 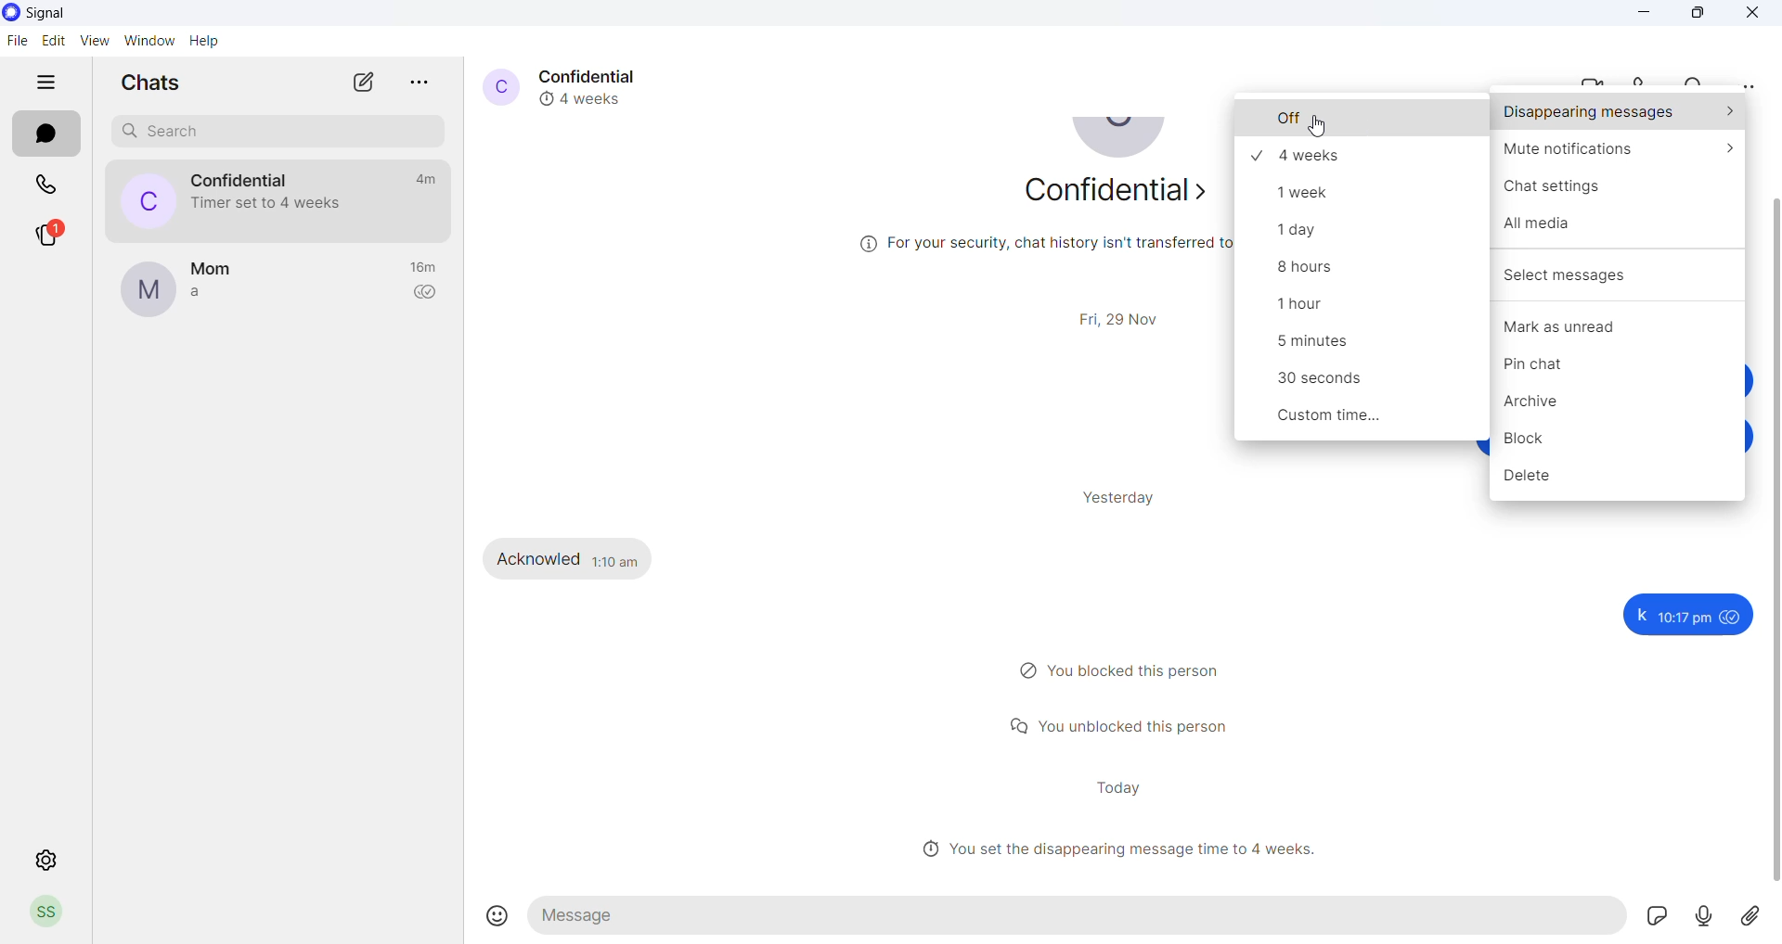 I want to click on more options, so click(x=1747, y=85).